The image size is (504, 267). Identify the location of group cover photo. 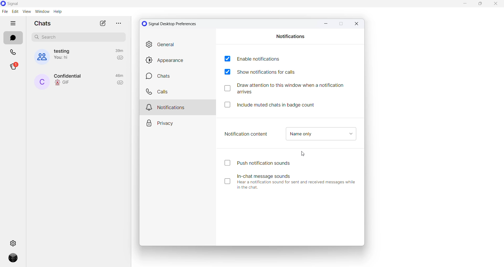
(39, 57).